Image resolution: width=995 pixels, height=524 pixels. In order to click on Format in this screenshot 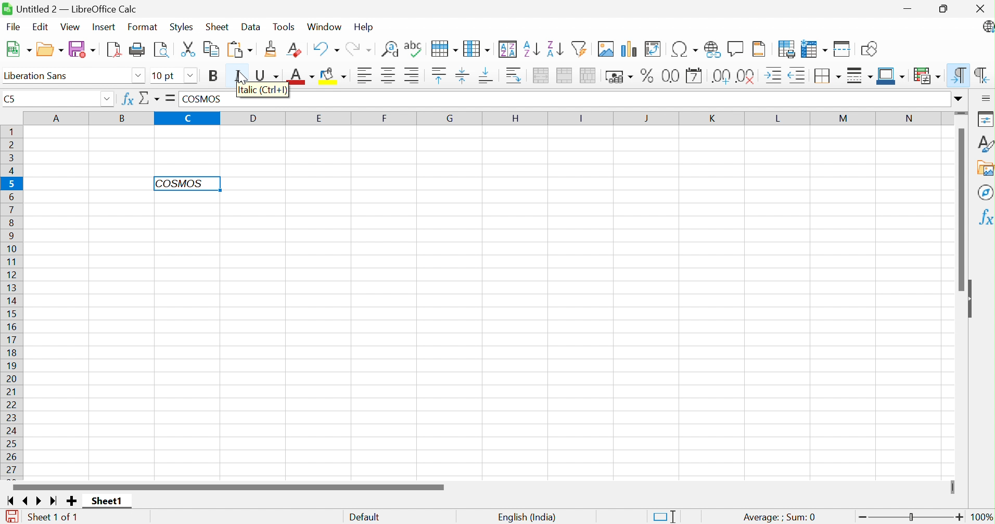, I will do `click(144, 27)`.